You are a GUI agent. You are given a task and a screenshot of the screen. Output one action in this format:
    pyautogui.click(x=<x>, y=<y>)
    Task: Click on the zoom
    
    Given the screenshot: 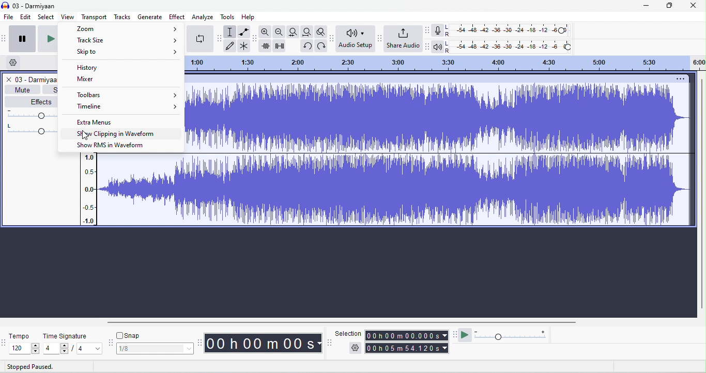 What is the action you would take?
    pyautogui.click(x=125, y=28)
    